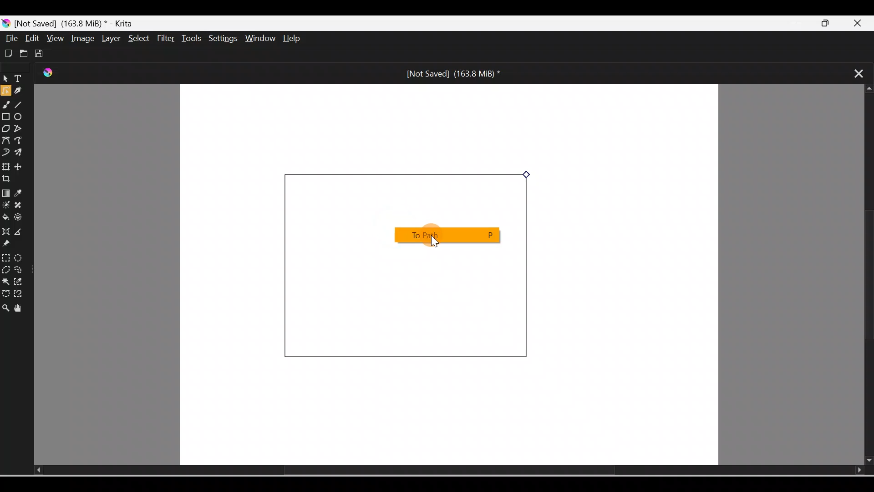 The height and width of the screenshot is (492, 874). Describe the element at coordinates (21, 194) in the screenshot. I see `Sample a color from image/current layer` at that location.